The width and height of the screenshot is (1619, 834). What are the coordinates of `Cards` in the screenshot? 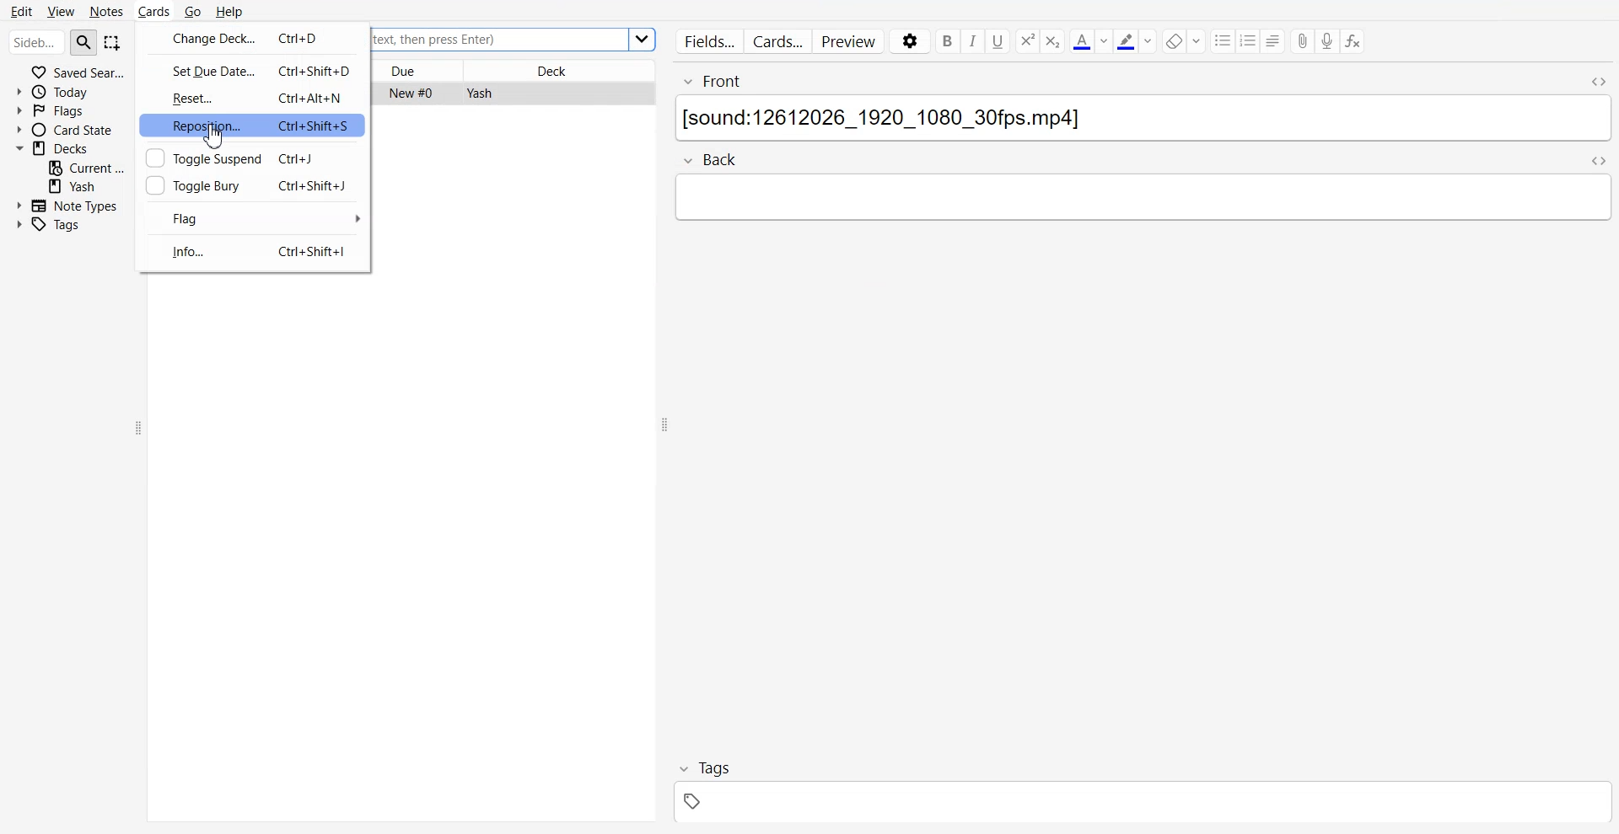 It's located at (778, 41).